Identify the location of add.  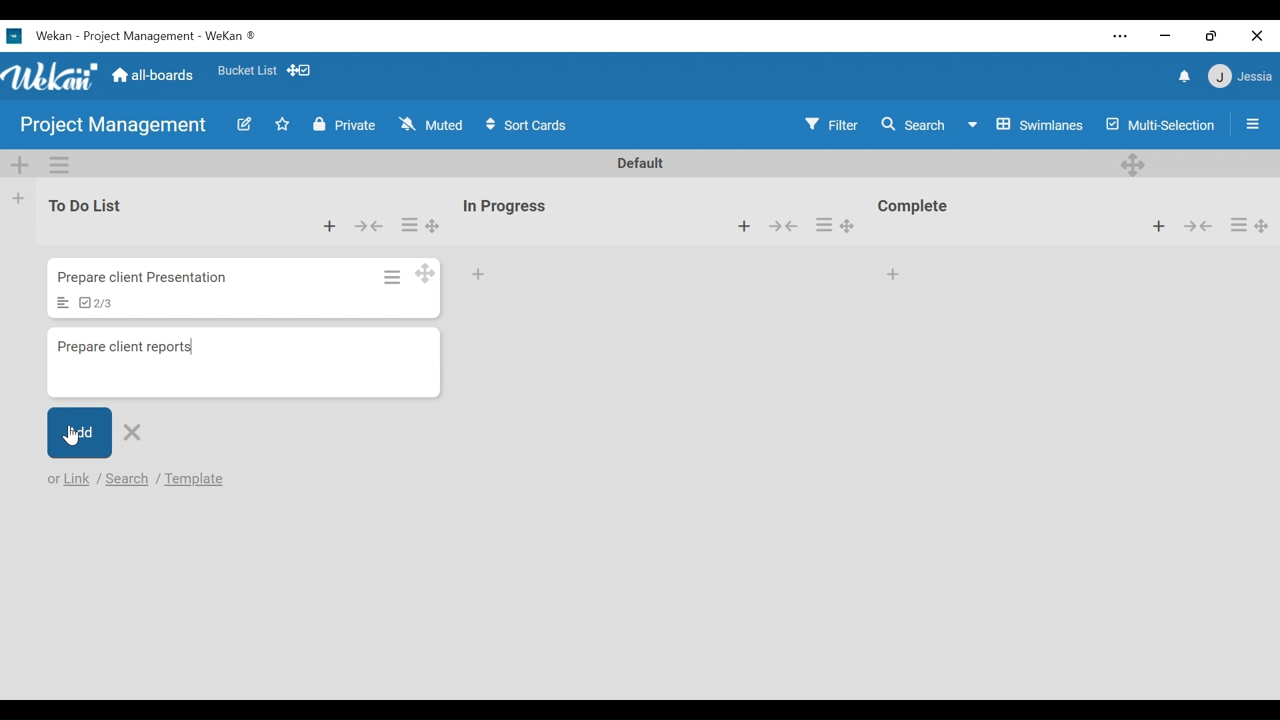
(483, 275).